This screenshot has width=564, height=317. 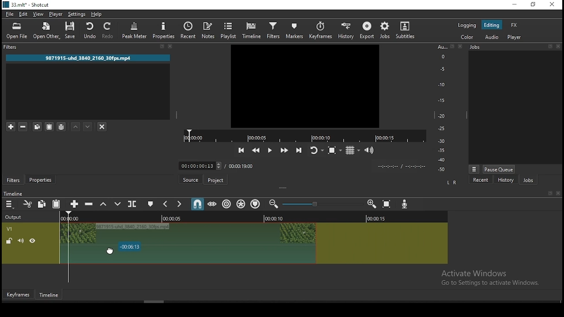 I want to click on close, so click(x=170, y=46).